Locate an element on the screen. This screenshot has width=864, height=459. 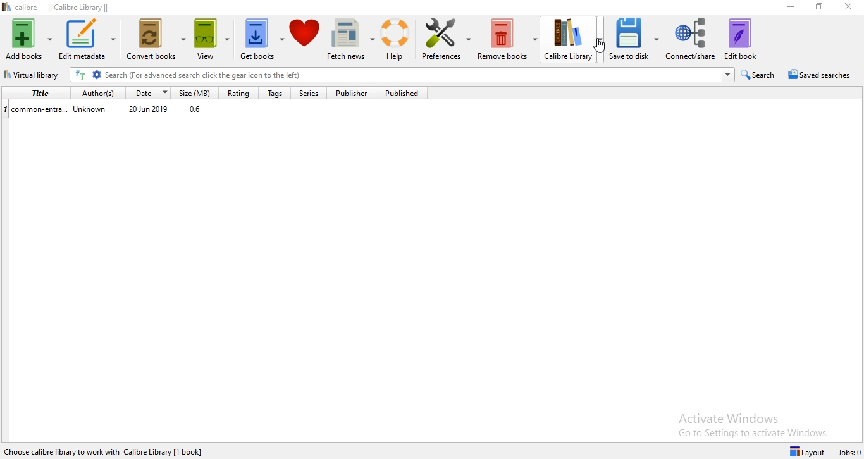
Remove books is located at coordinates (507, 41).